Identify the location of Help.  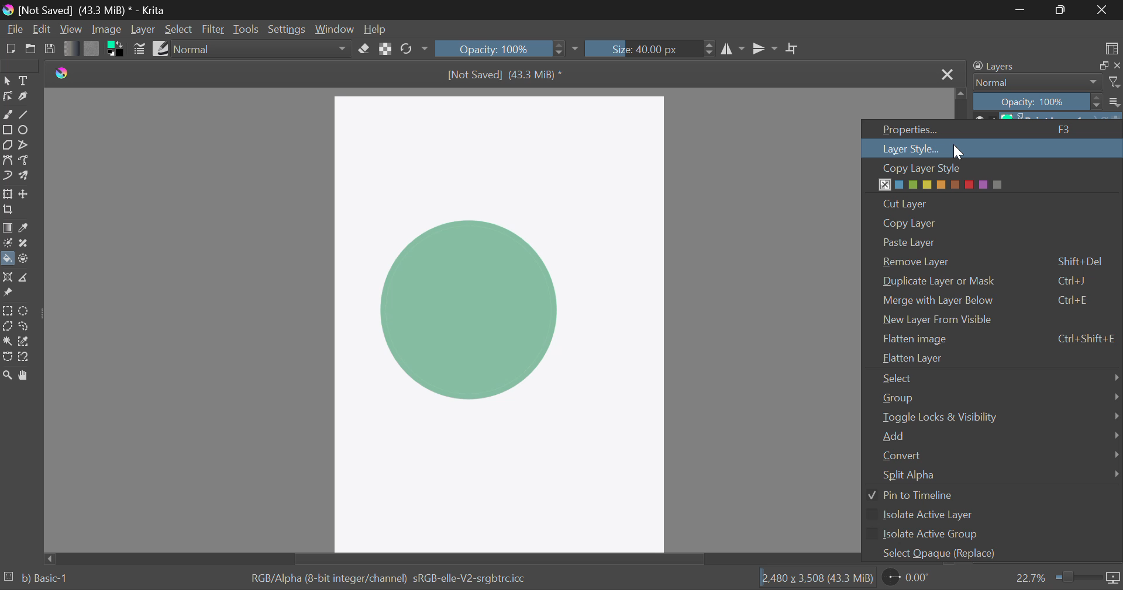
(377, 30).